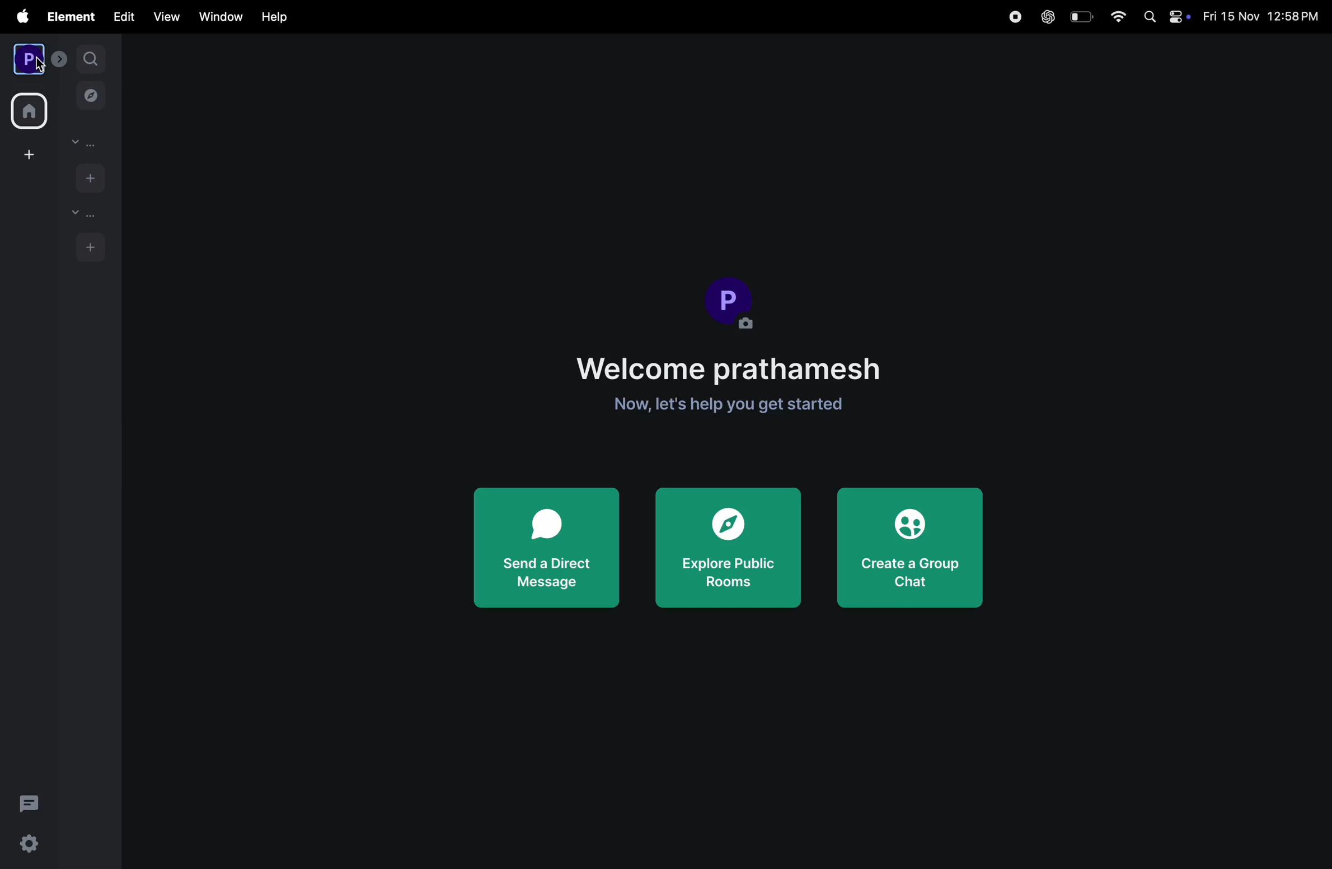 The width and height of the screenshot is (1332, 869). I want to click on search1, so click(92, 57).